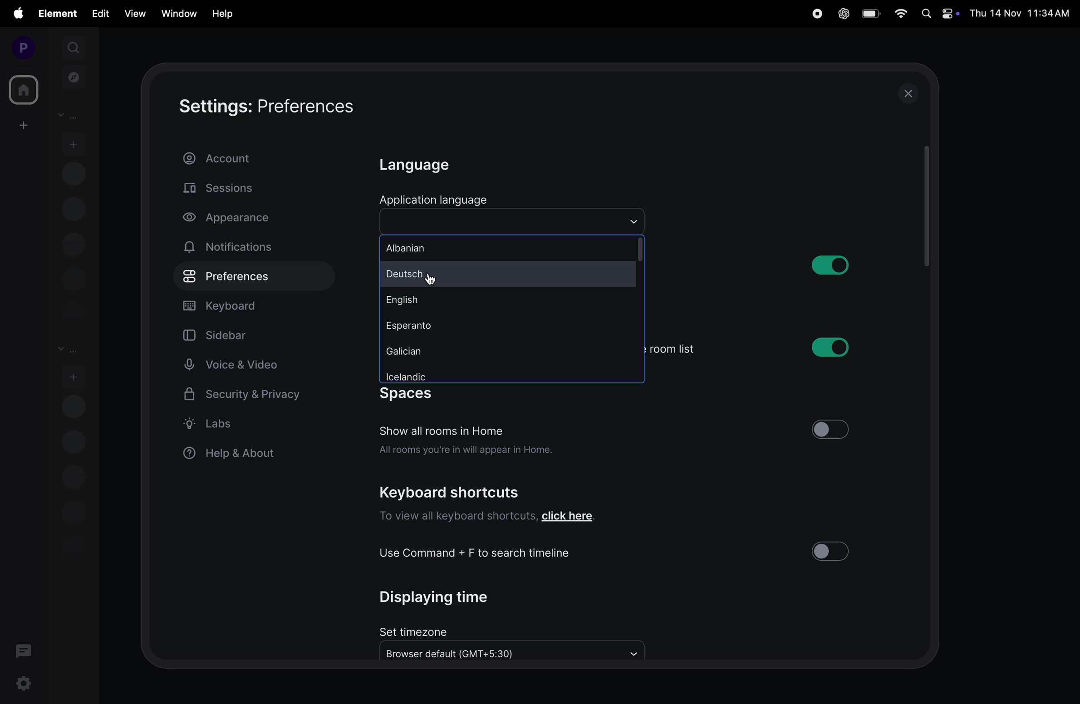 This screenshot has height=704, width=1080. Describe the element at coordinates (74, 376) in the screenshot. I see `add` at that location.